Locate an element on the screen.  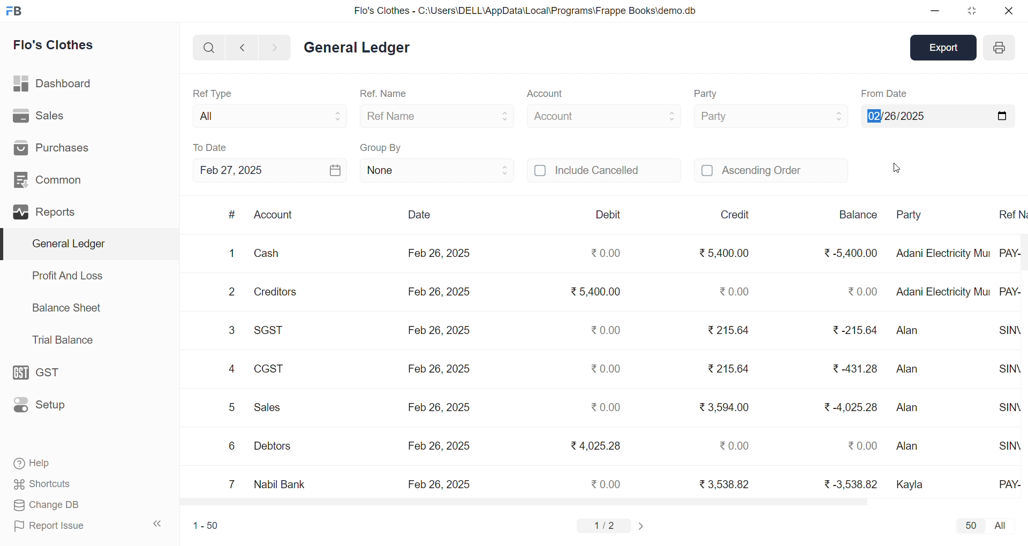
SEARCH is located at coordinates (208, 47).